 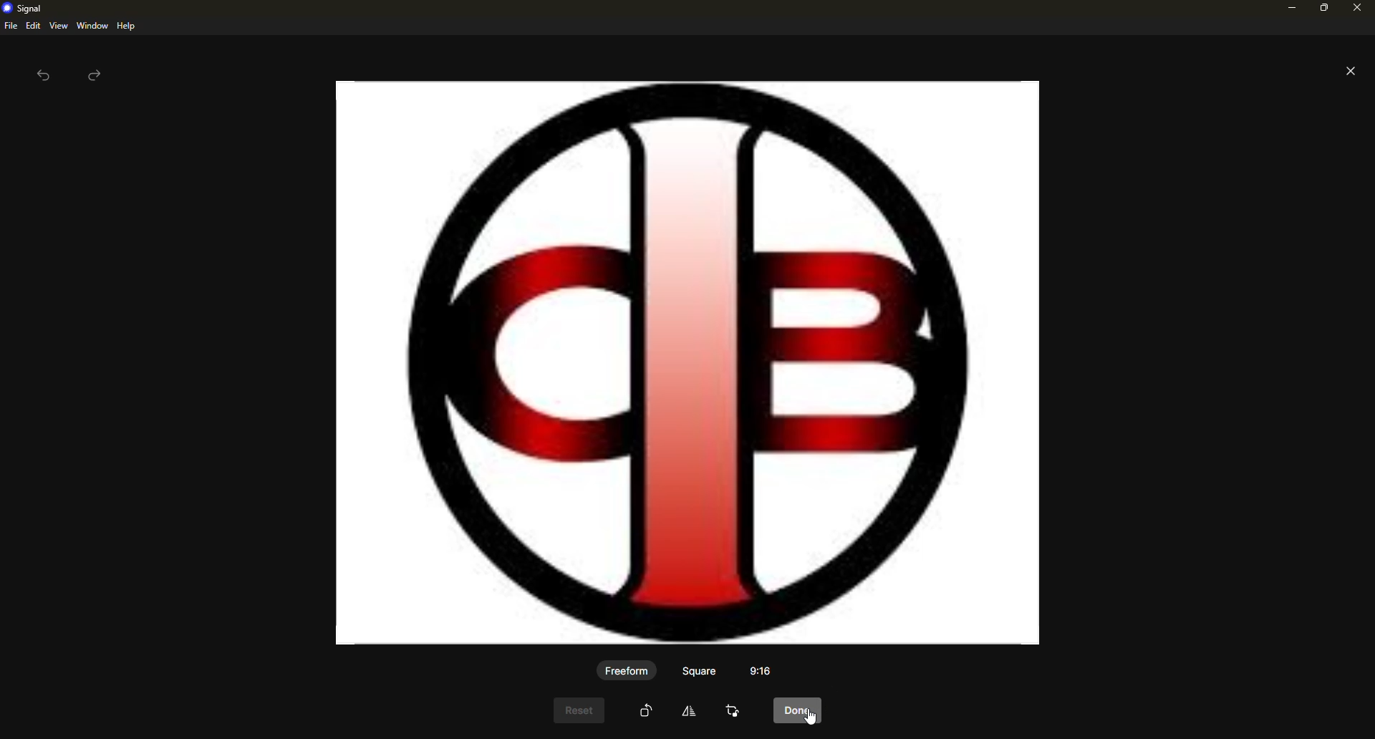 What do you see at coordinates (699, 671) in the screenshot?
I see `square` at bounding box center [699, 671].